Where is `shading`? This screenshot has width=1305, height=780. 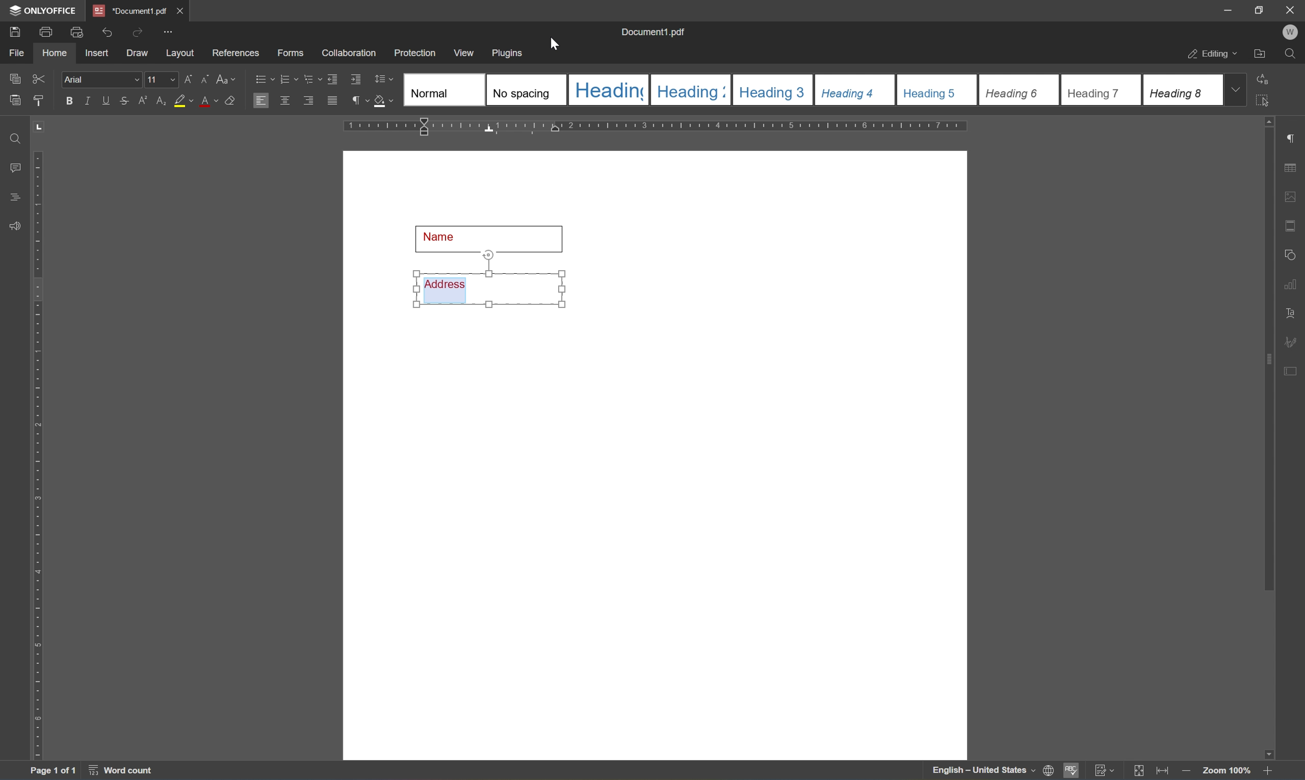
shading is located at coordinates (385, 102).